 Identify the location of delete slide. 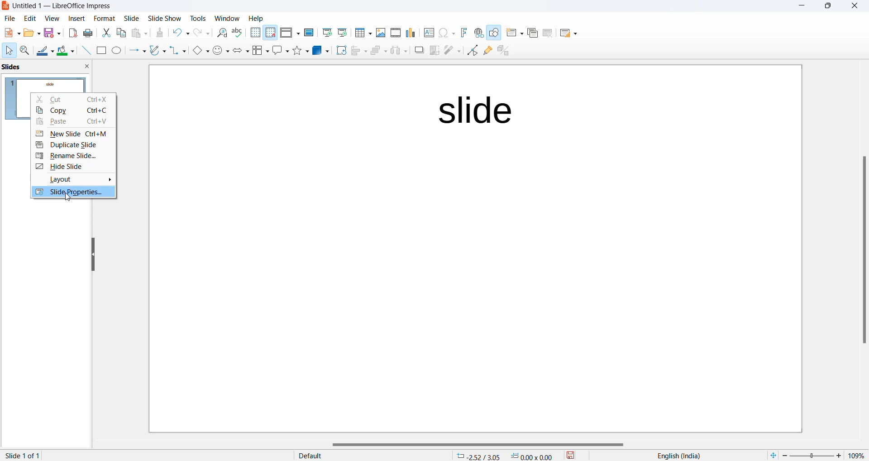
(548, 35).